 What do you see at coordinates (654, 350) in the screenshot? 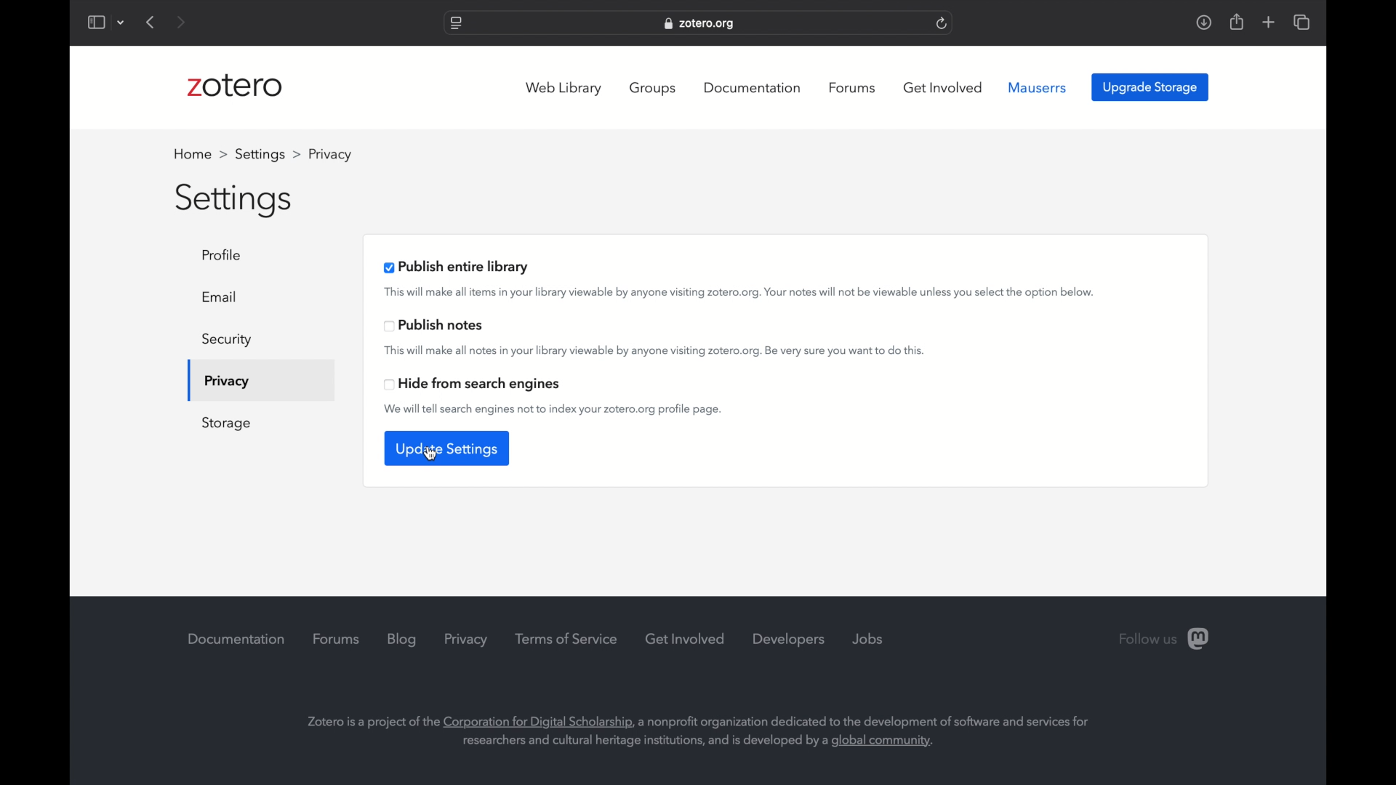
I see `this will make all notes in your library viewable by anyone visiting zotero.org. be very sure to do this` at bounding box center [654, 350].